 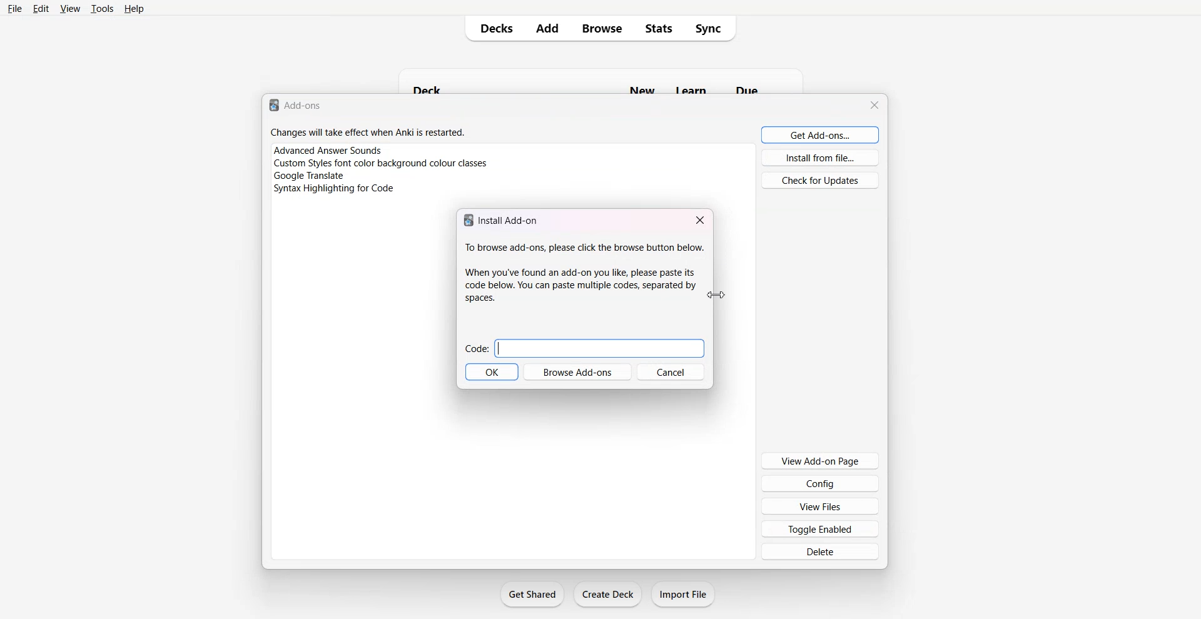 What do you see at coordinates (874, 105) in the screenshot?
I see `Close` at bounding box center [874, 105].